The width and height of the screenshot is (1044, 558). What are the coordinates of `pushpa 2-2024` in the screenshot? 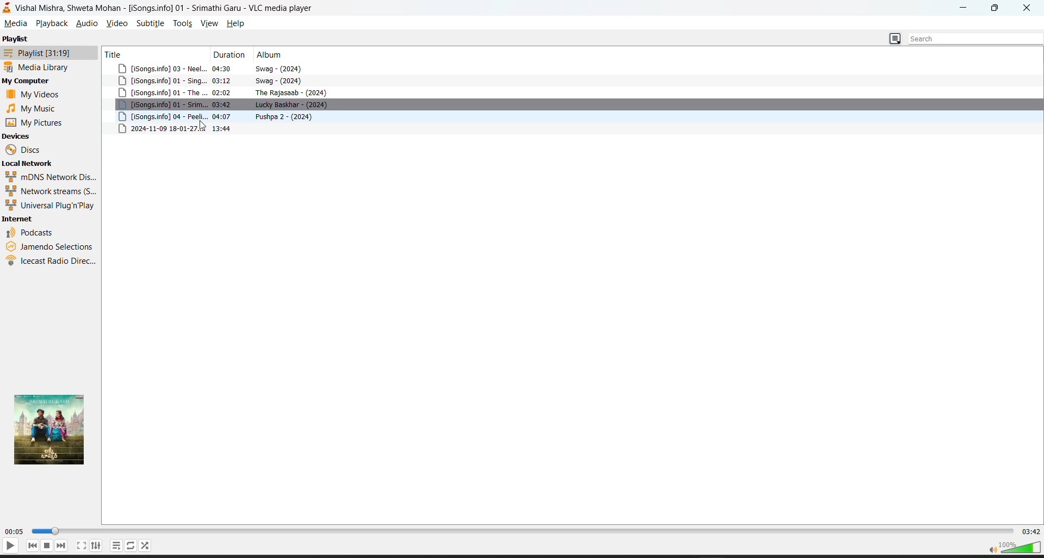 It's located at (289, 116).